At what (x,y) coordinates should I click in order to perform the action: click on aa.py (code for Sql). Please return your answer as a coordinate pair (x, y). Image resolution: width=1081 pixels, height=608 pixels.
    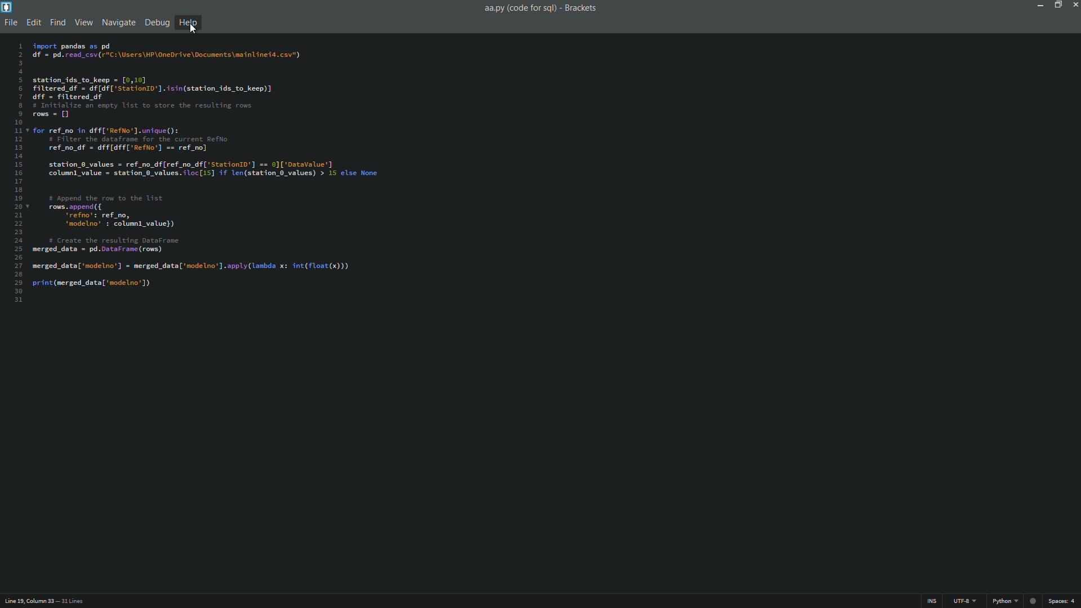
    Looking at the image, I should click on (519, 8).